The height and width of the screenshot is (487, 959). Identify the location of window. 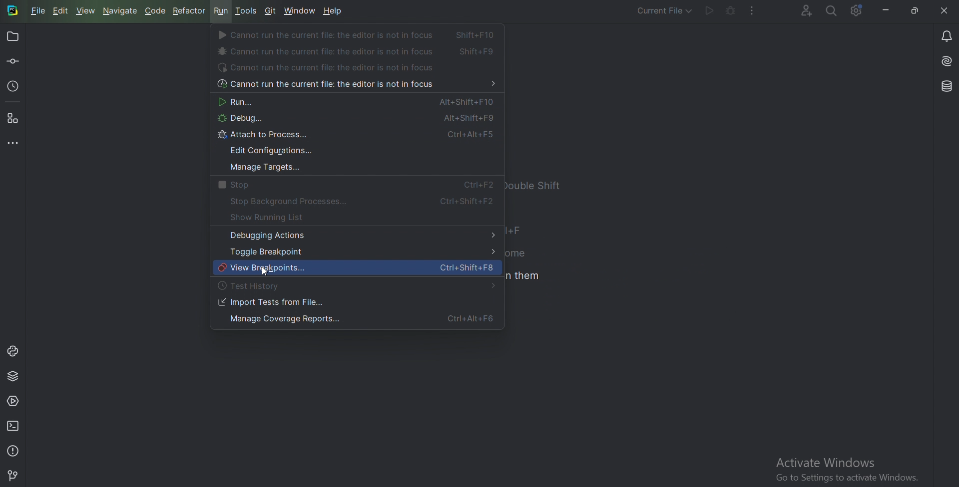
(300, 10).